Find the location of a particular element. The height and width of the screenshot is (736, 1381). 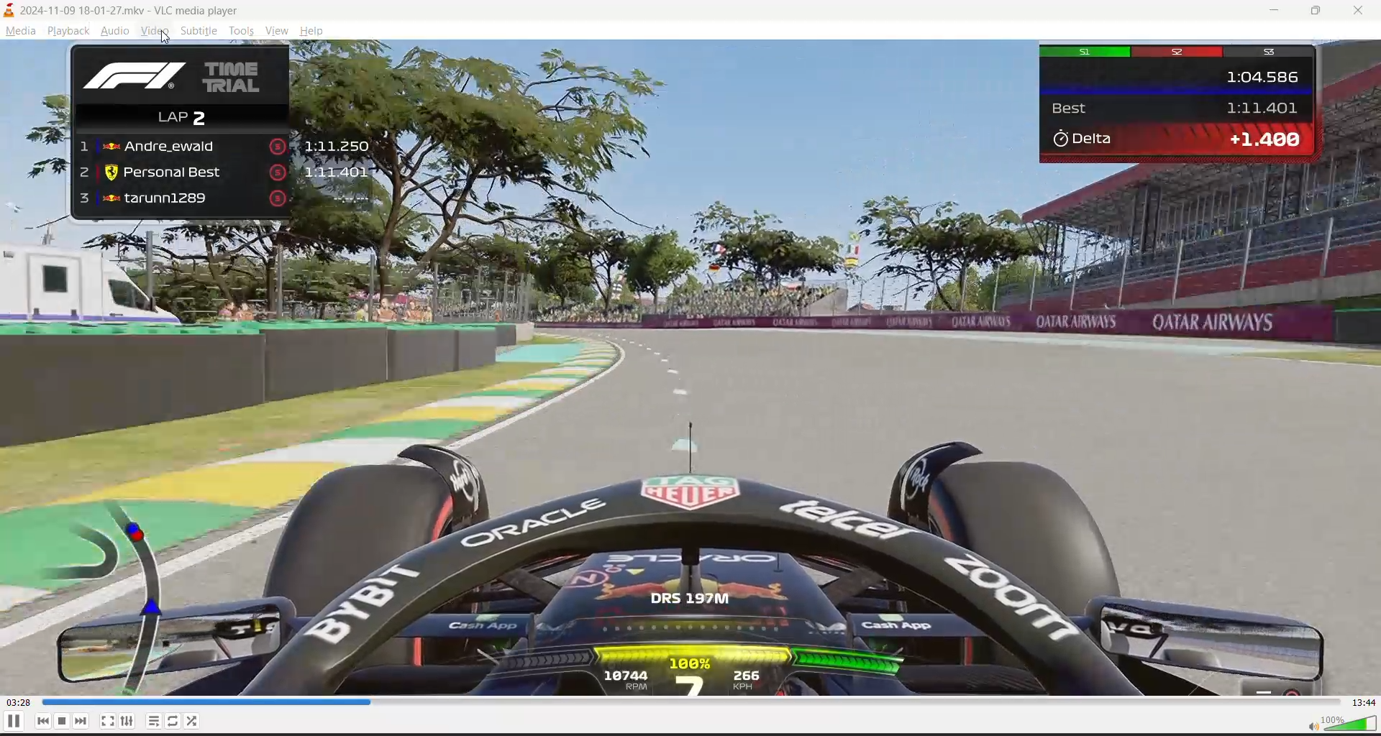

shuffle is located at coordinates (193, 722).